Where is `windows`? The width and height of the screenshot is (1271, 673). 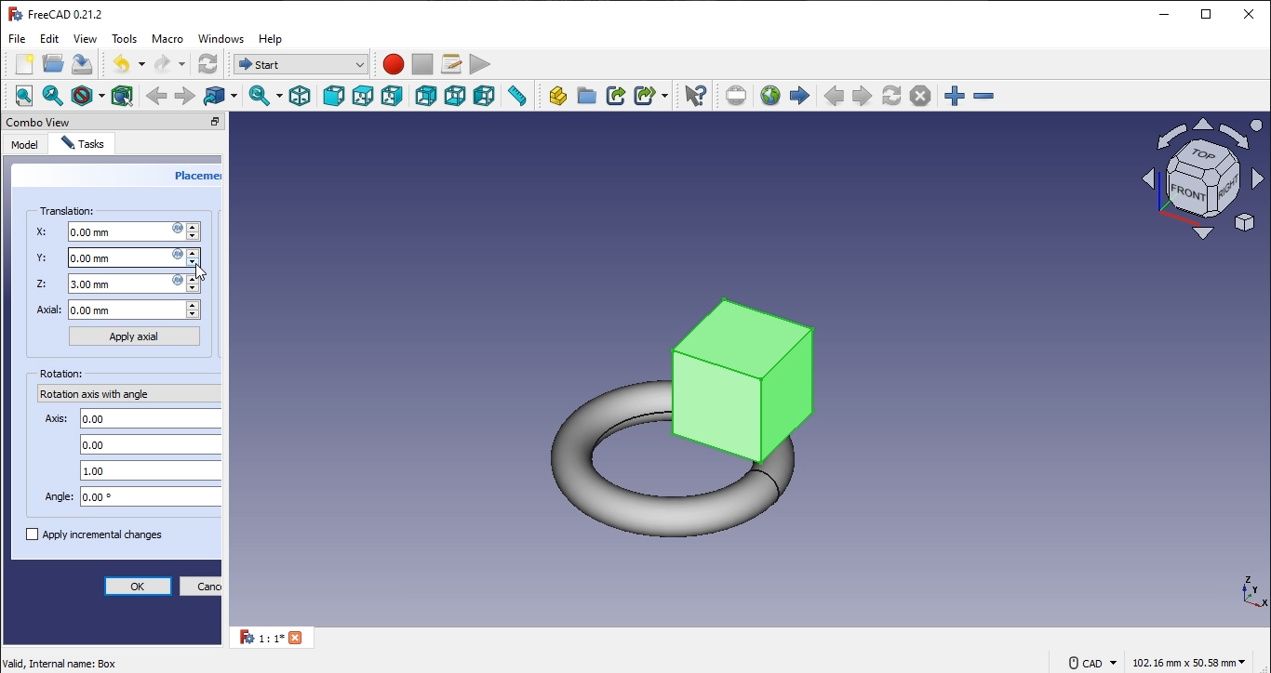 windows is located at coordinates (222, 40).